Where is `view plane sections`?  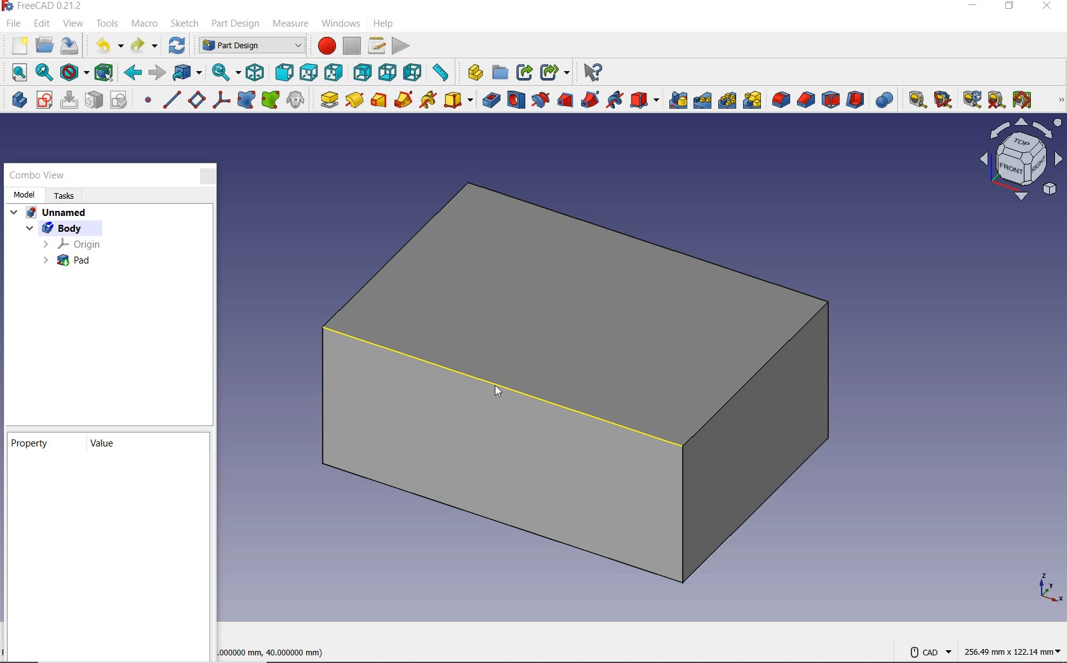 view plane sections is located at coordinates (1020, 161).